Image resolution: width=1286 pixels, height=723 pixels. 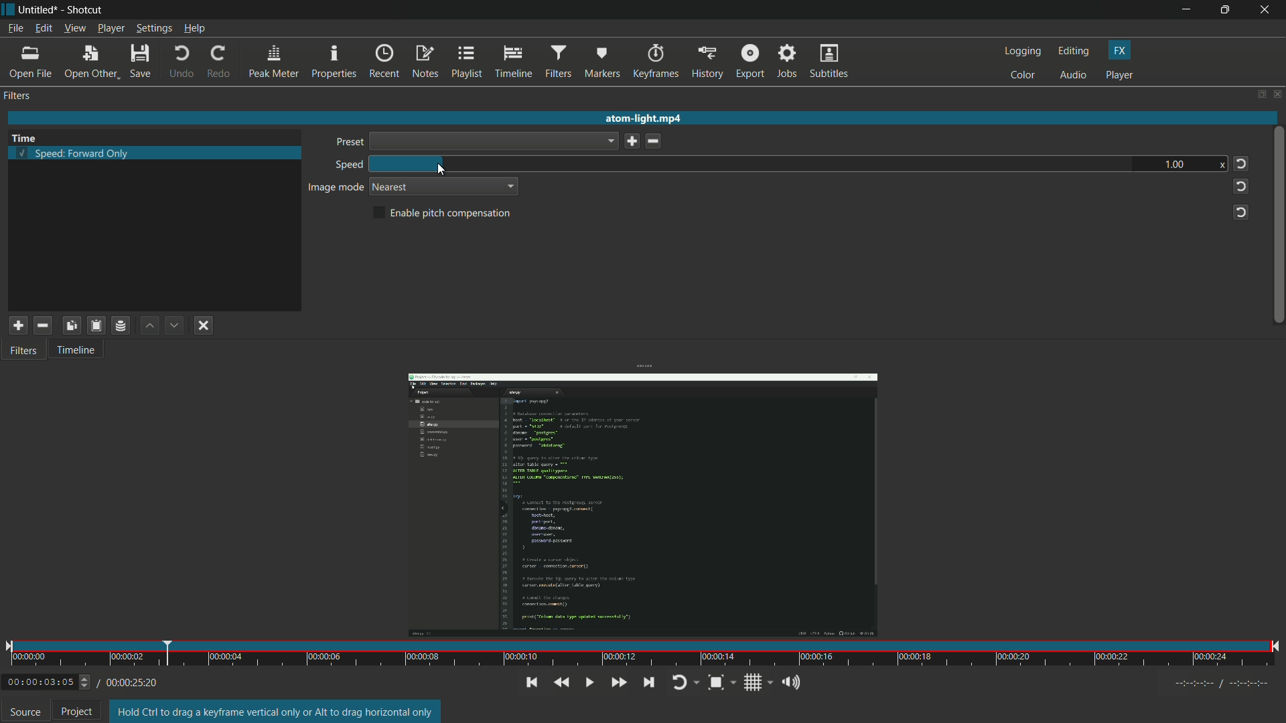 What do you see at coordinates (71, 326) in the screenshot?
I see `copy checked filter` at bounding box center [71, 326].